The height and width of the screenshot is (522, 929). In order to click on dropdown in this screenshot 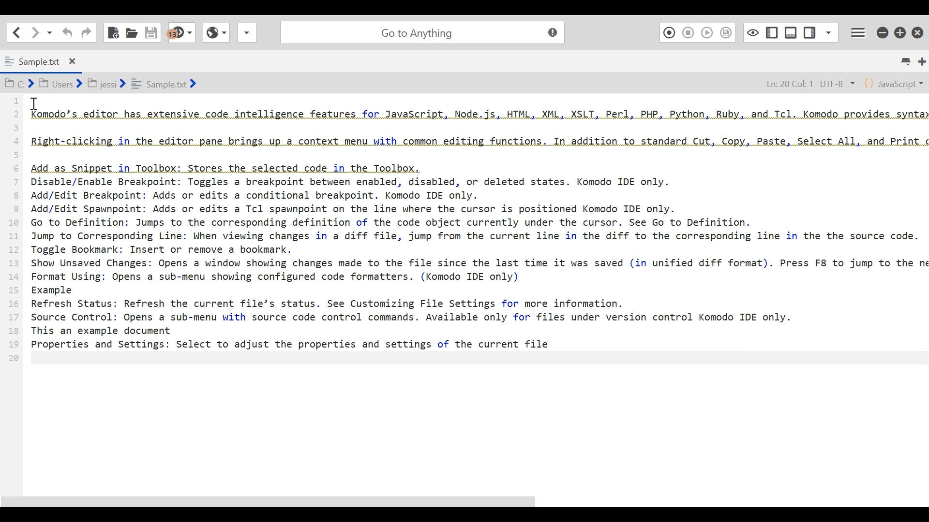, I will do `click(247, 35)`.